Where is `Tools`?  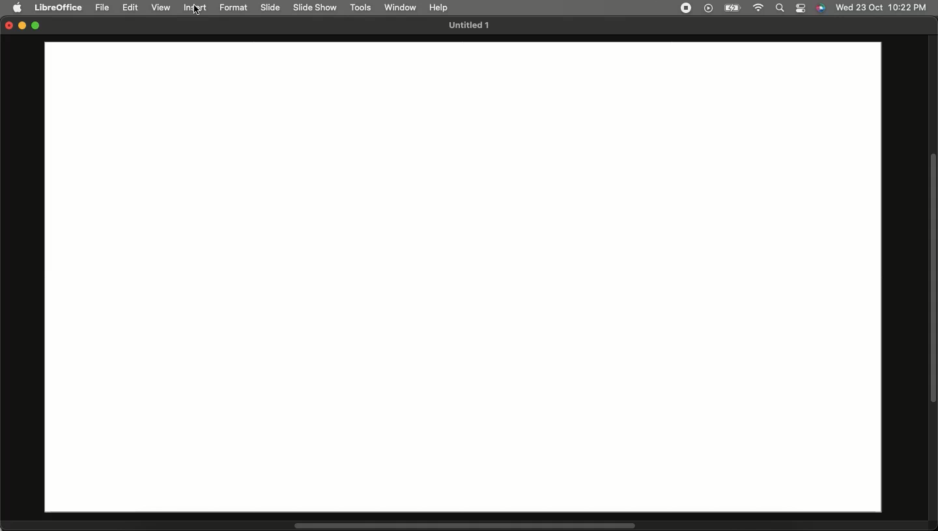
Tools is located at coordinates (362, 8).